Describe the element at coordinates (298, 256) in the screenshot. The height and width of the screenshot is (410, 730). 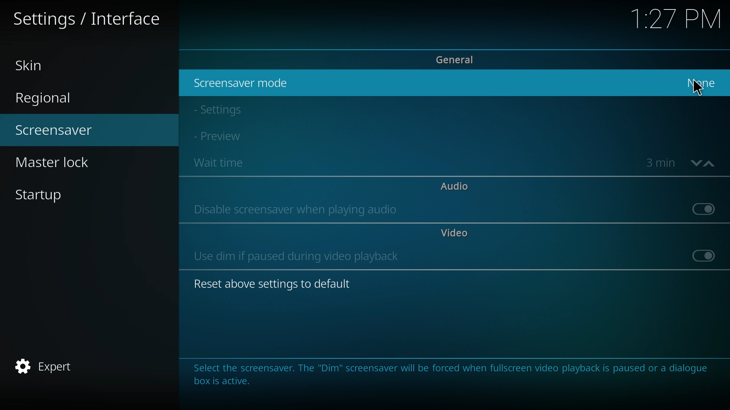
I see `use dim if paused during video playback` at that location.